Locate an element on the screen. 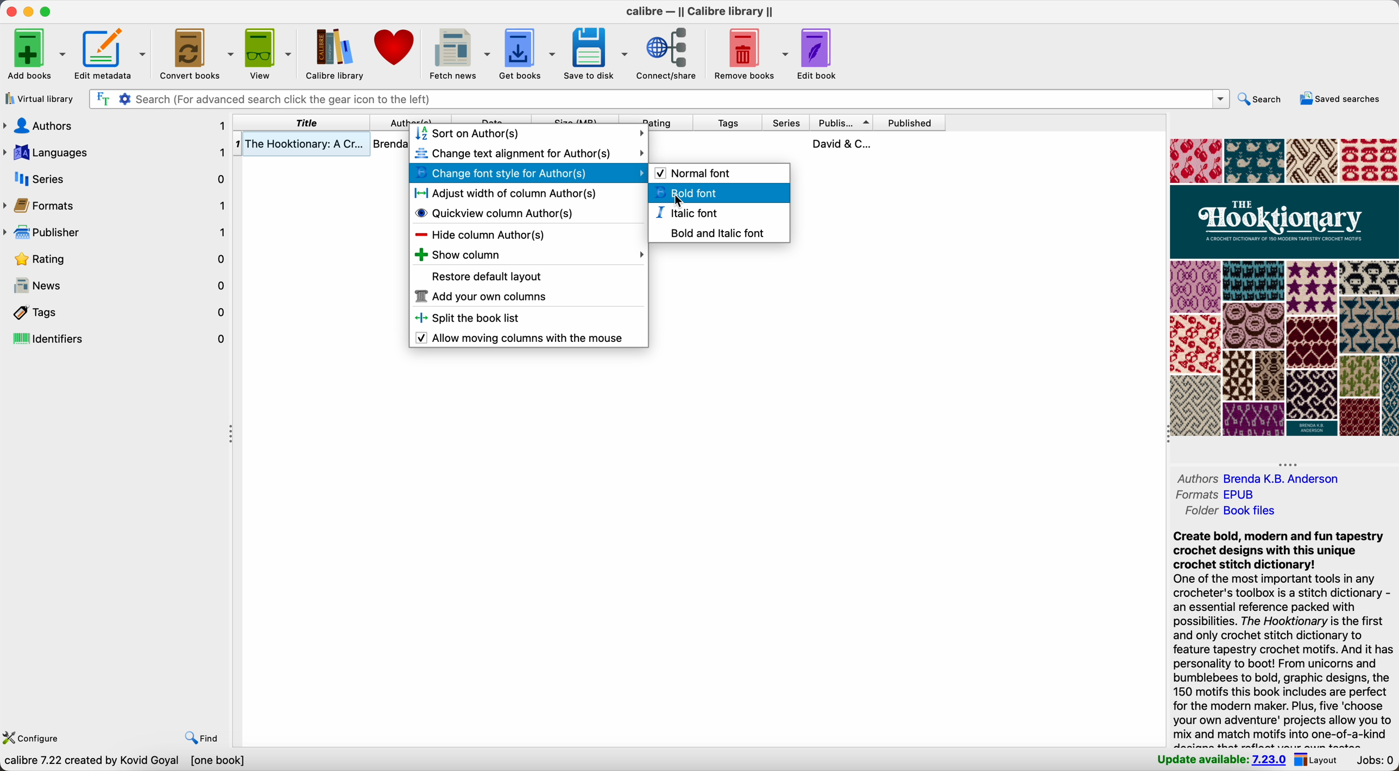 This screenshot has height=771, width=1399. title is located at coordinates (303, 123).